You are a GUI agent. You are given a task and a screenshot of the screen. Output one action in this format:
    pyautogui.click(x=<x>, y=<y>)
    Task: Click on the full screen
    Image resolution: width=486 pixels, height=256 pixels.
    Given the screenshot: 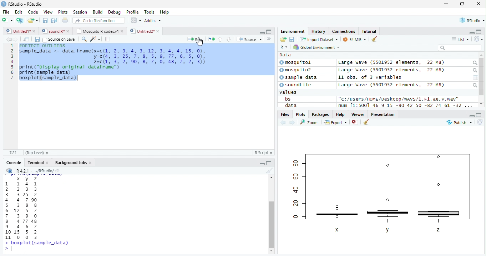 What is the action you would take?
    pyautogui.click(x=269, y=163)
    